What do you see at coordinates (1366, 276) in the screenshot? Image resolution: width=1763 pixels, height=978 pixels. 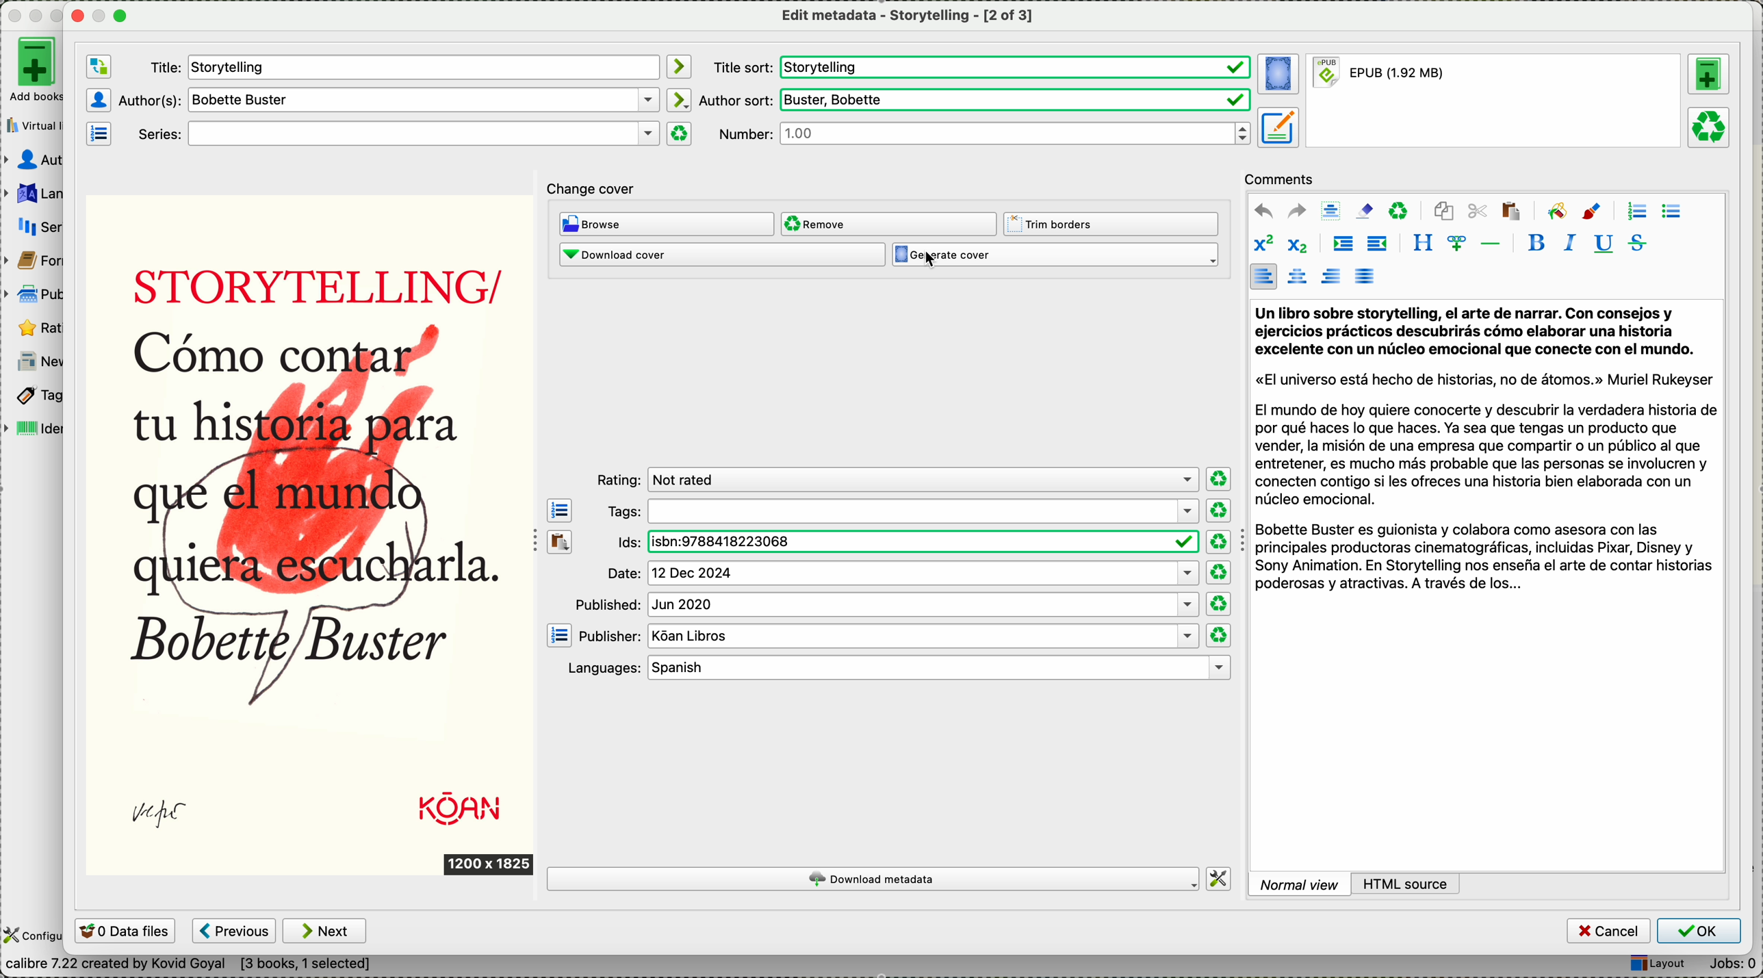 I see `align justified` at bounding box center [1366, 276].